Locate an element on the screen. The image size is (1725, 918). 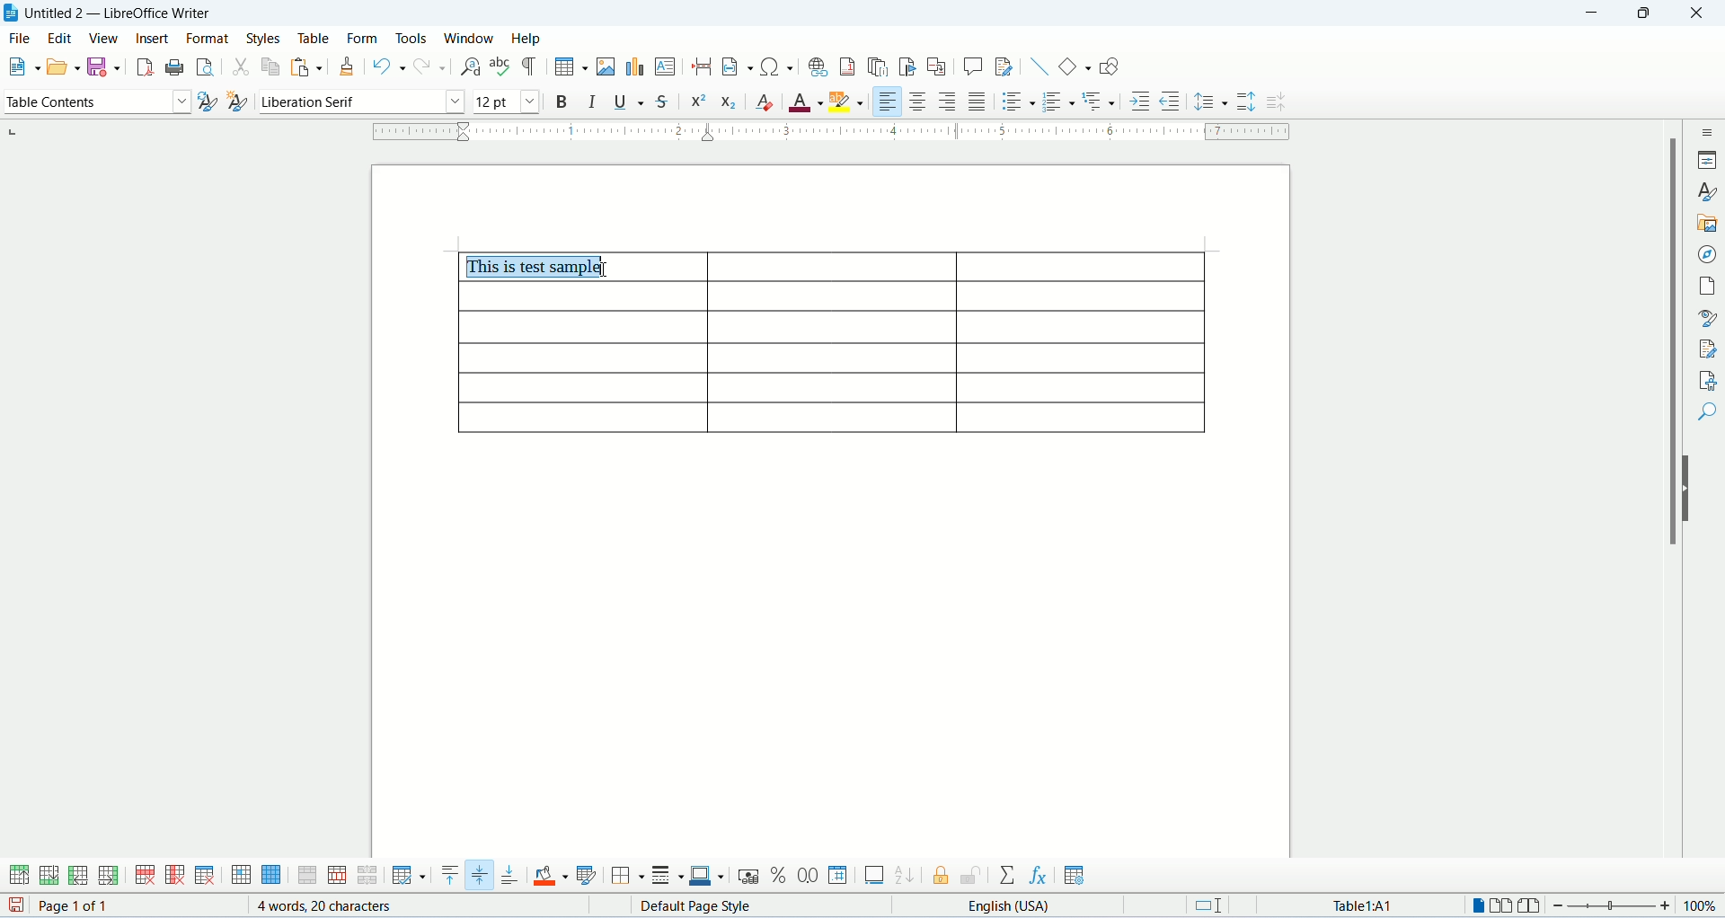
export as pdf is located at coordinates (145, 66).